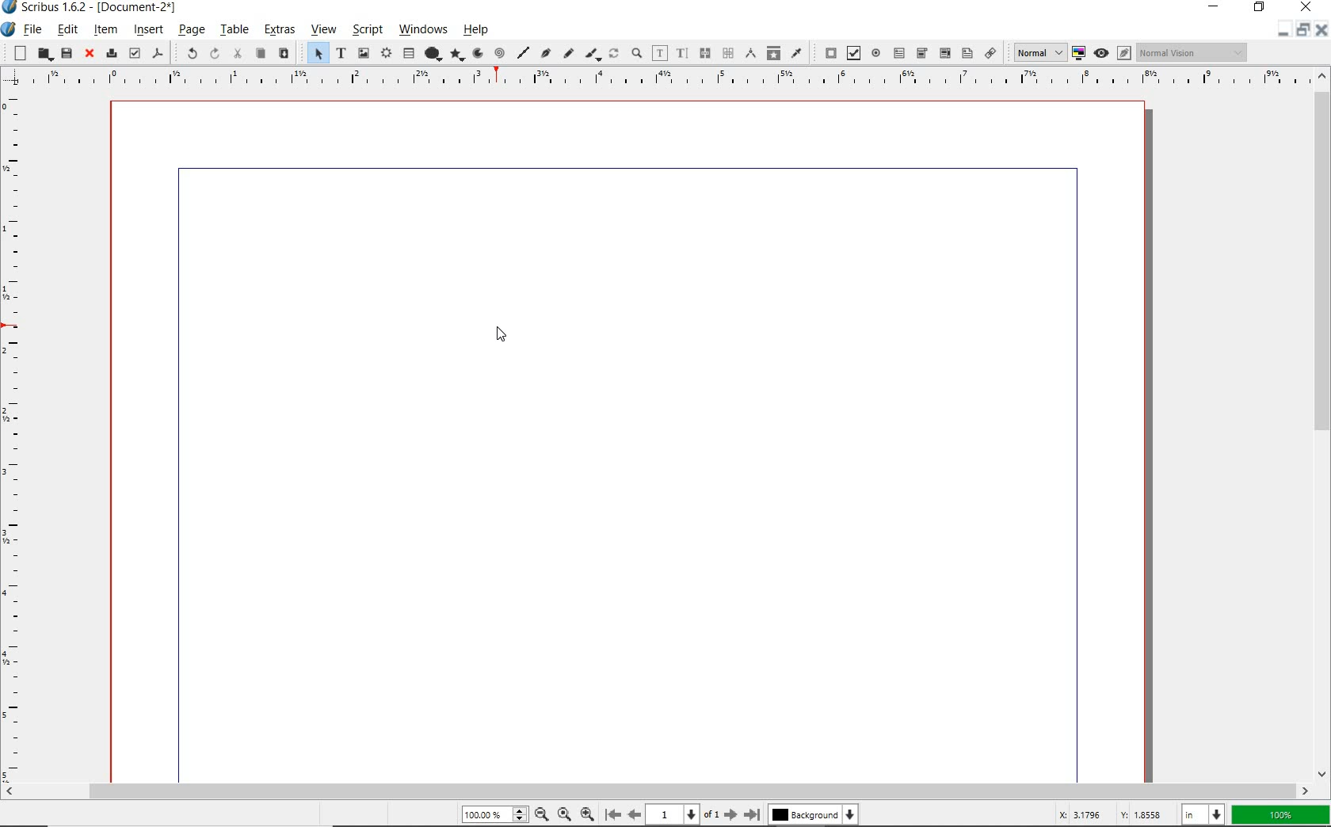 This screenshot has width=1331, height=827. What do you see at coordinates (704, 53) in the screenshot?
I see `link text frames` at bounding box center [704, 53].